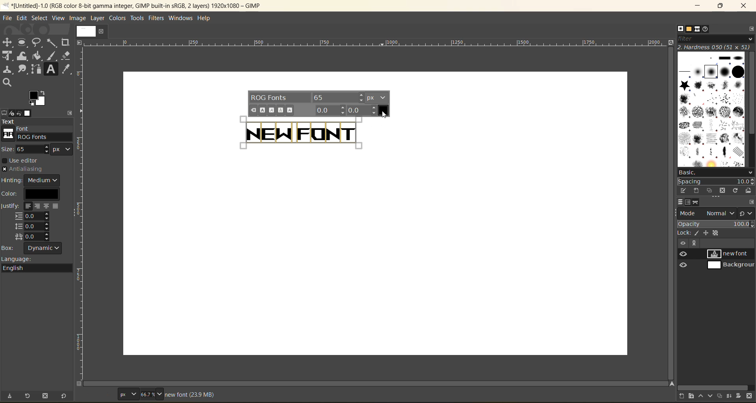 Image resolution: width=756 pixels, height=403 pixels. What do you see at coordinates (291, 132) in the screenshot?
I see `text` at bounding box center [291, 132].